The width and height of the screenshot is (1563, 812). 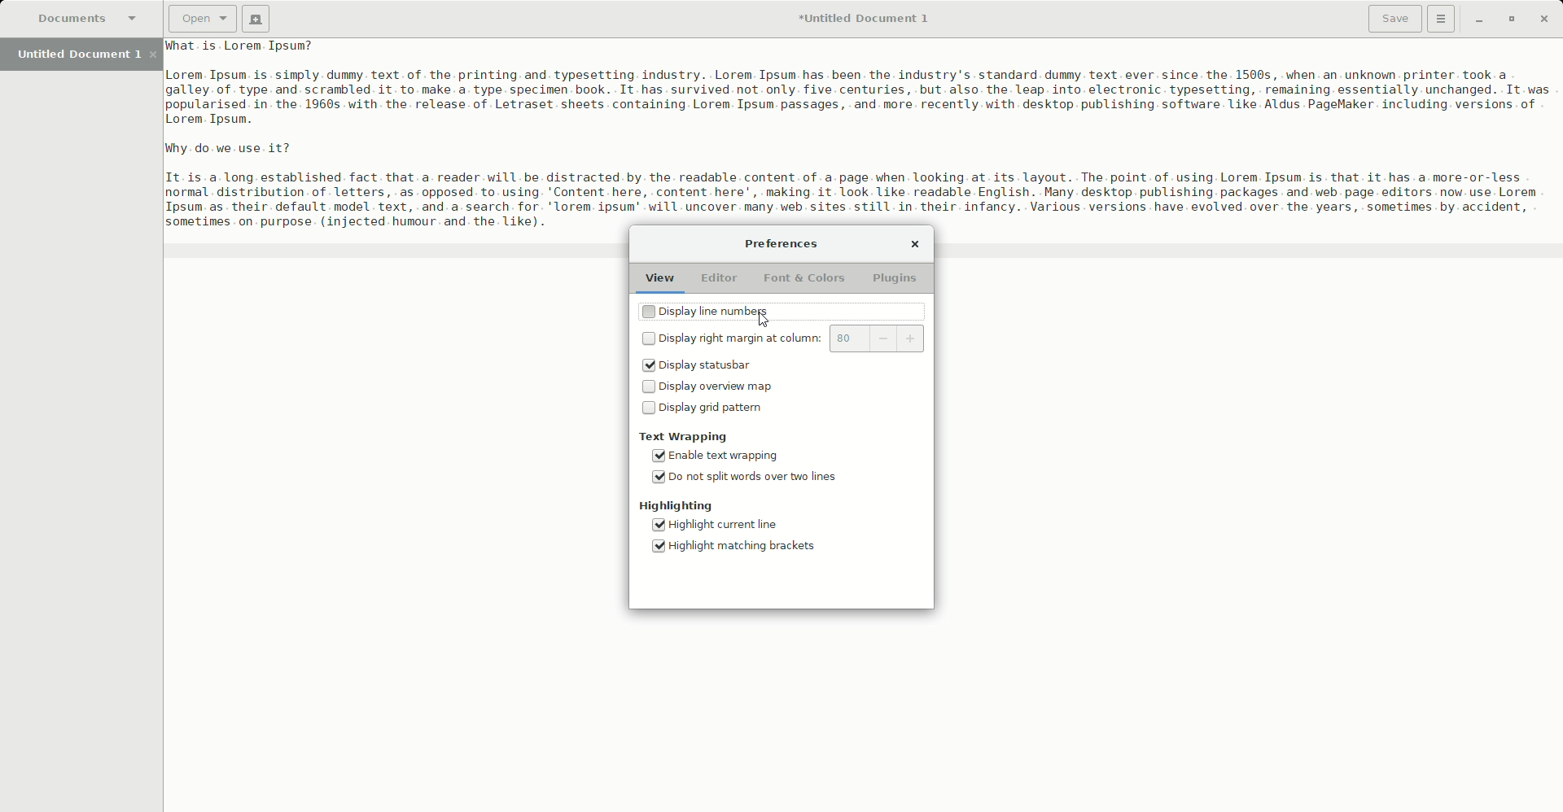 What do you see at coordinates (255, 19) in the screenshot?
I see `New` at bounding box center [255, 19].